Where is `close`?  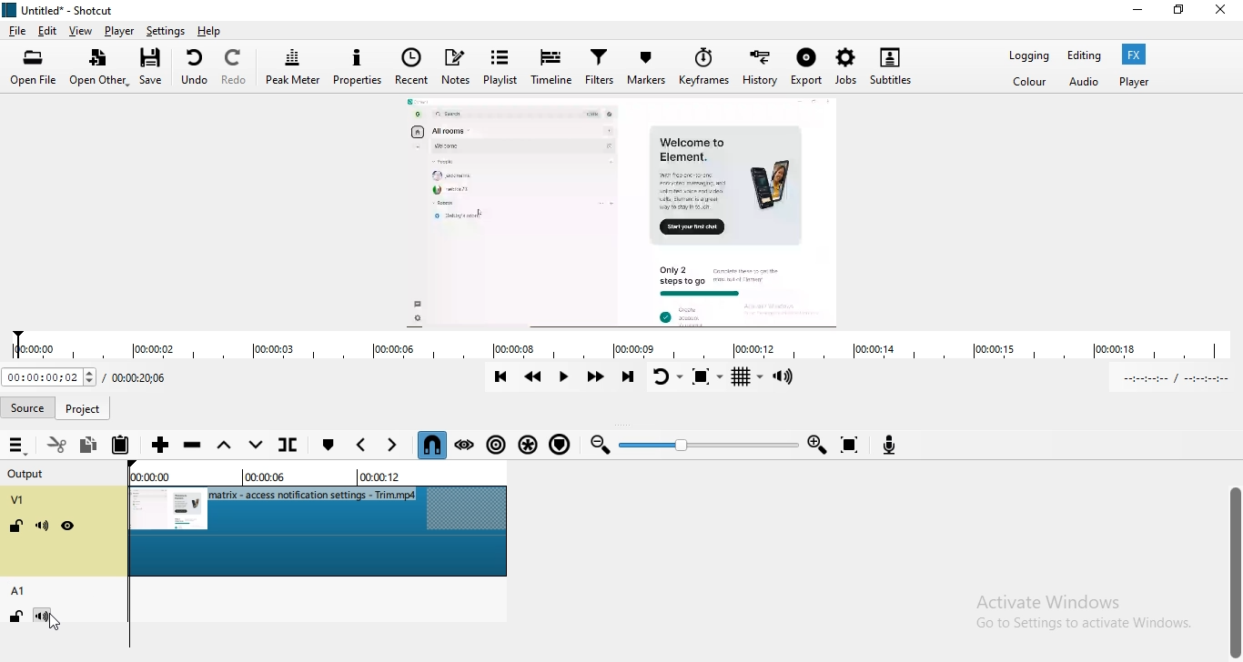
close is located at coordinates (1224, 14).